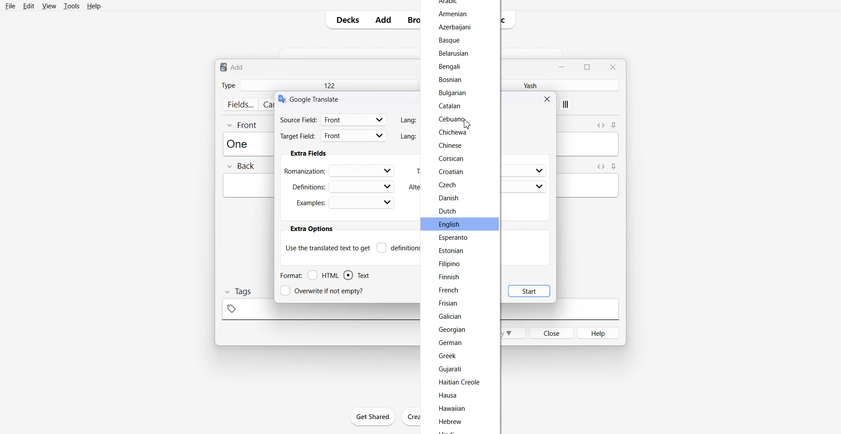 Image resolution: width=841 pixels, height=434 pixels. I want to click on Yash, so click(528, 85).